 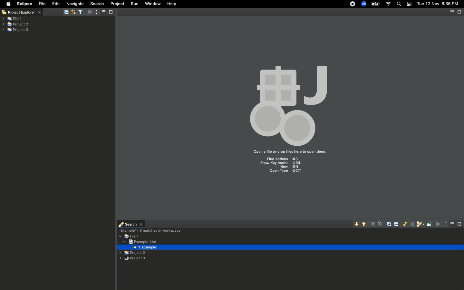 I want to click on File 1, so click(x=130, y=237).